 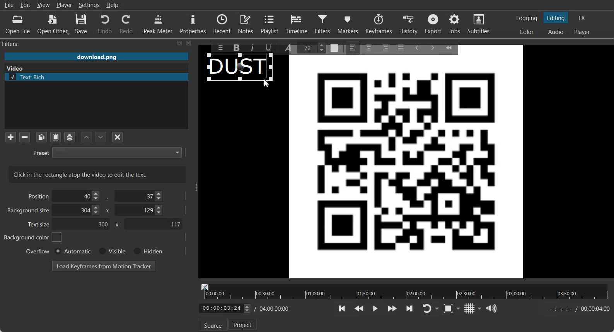 I want to click on Toggle player lopping, so click(x=426, y=309).